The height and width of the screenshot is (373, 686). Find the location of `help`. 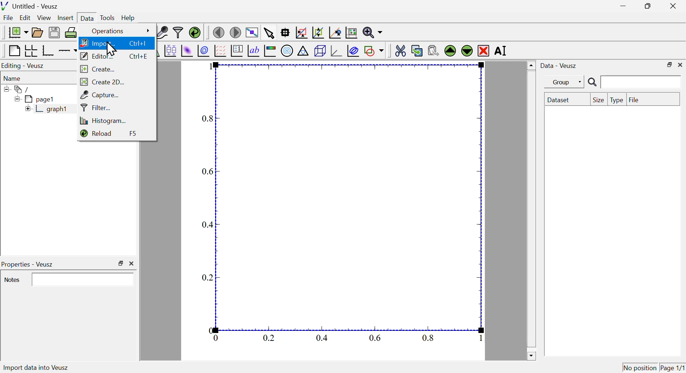

help is located at coordinates (128, 18).